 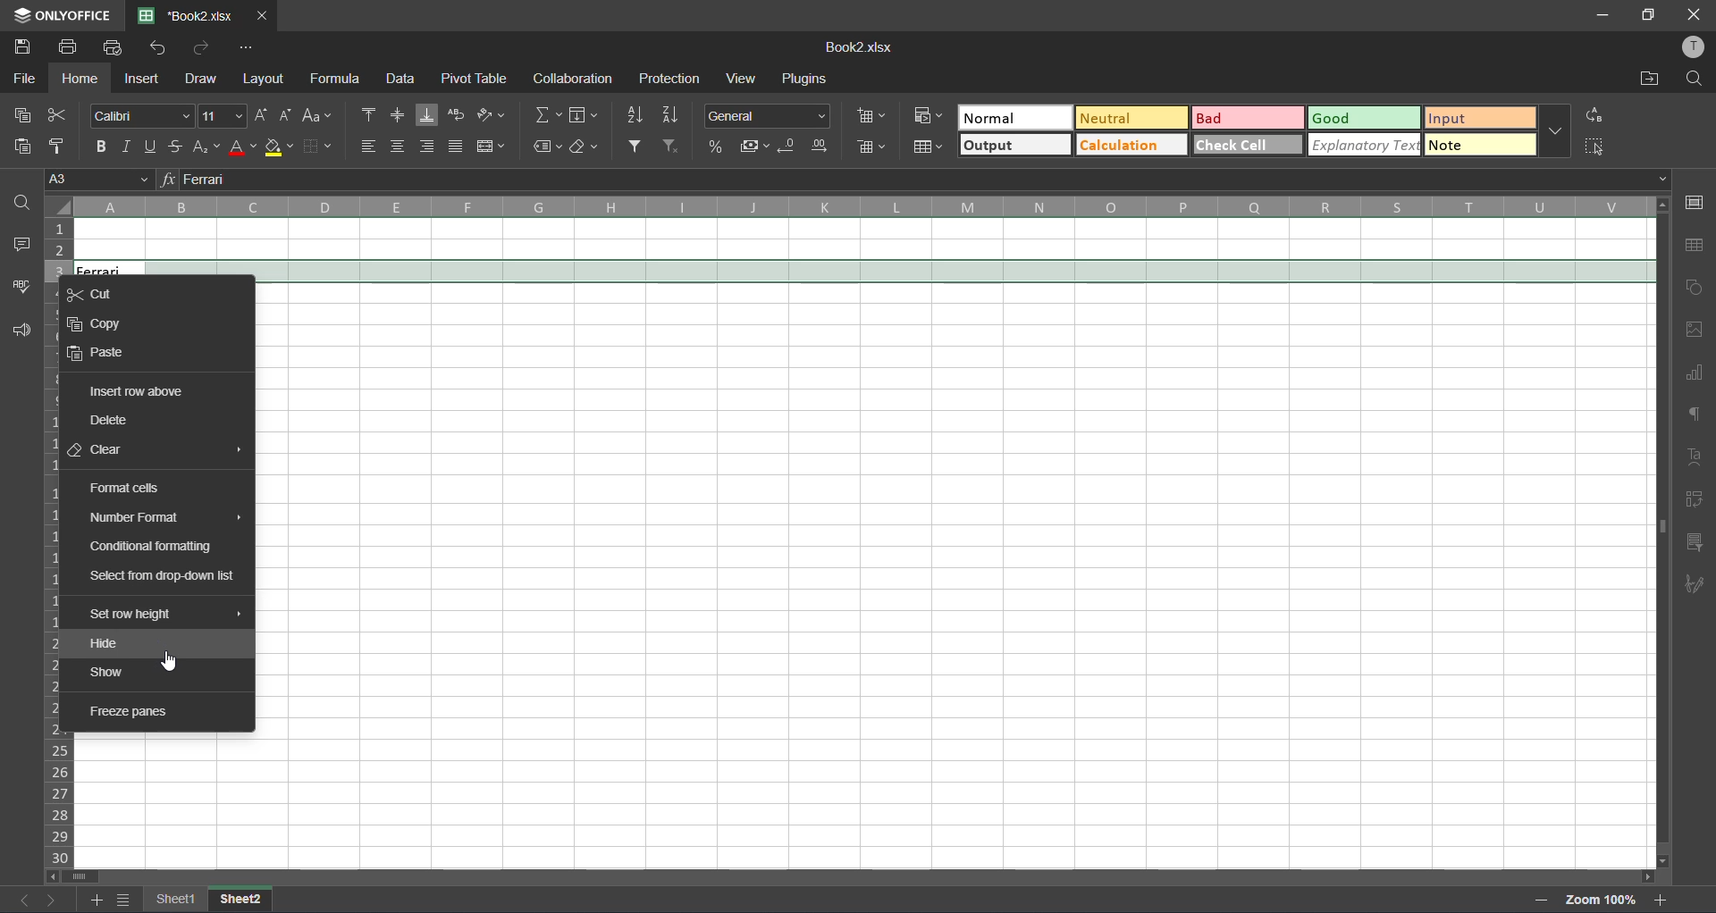 What do you see at coordinates (155, 547) in the screenshot?
I see `conditional formatting` at bounding box center [155, 547].